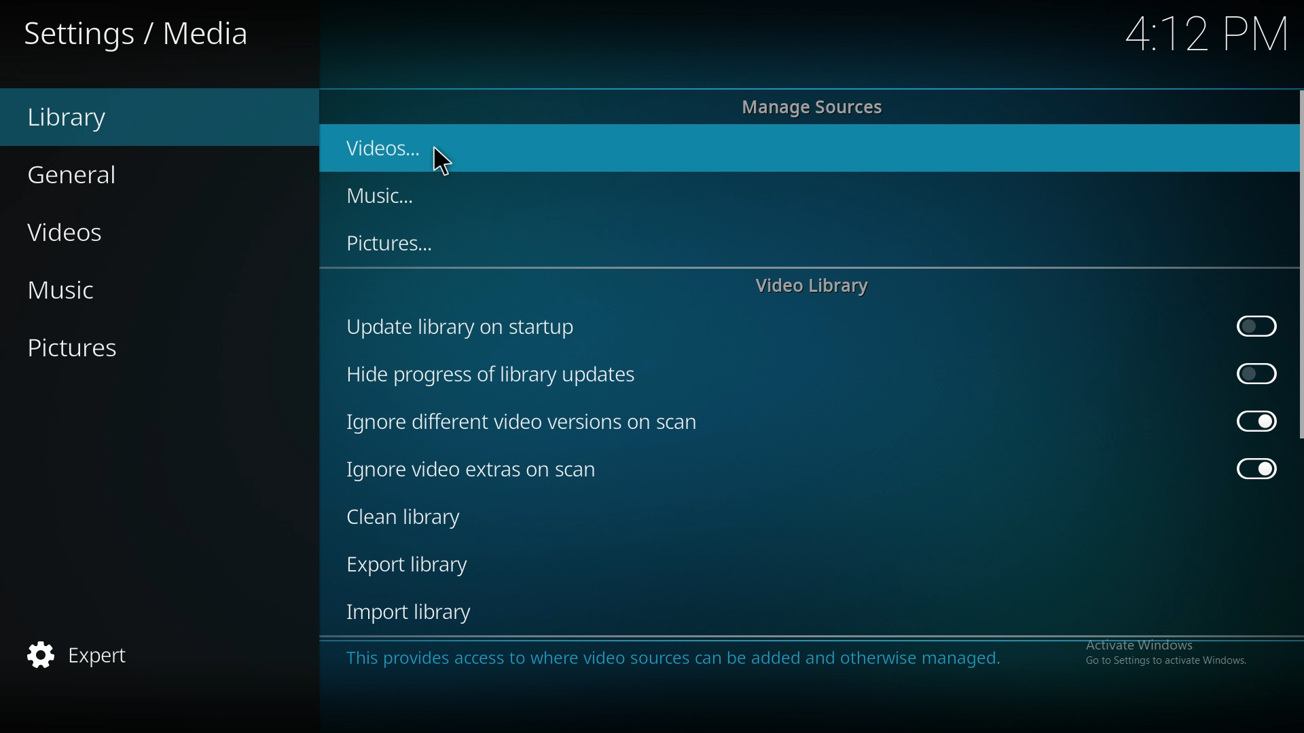  Describe the element at coordinates (819, 285) in the screenshot. I see `video library` at that location.